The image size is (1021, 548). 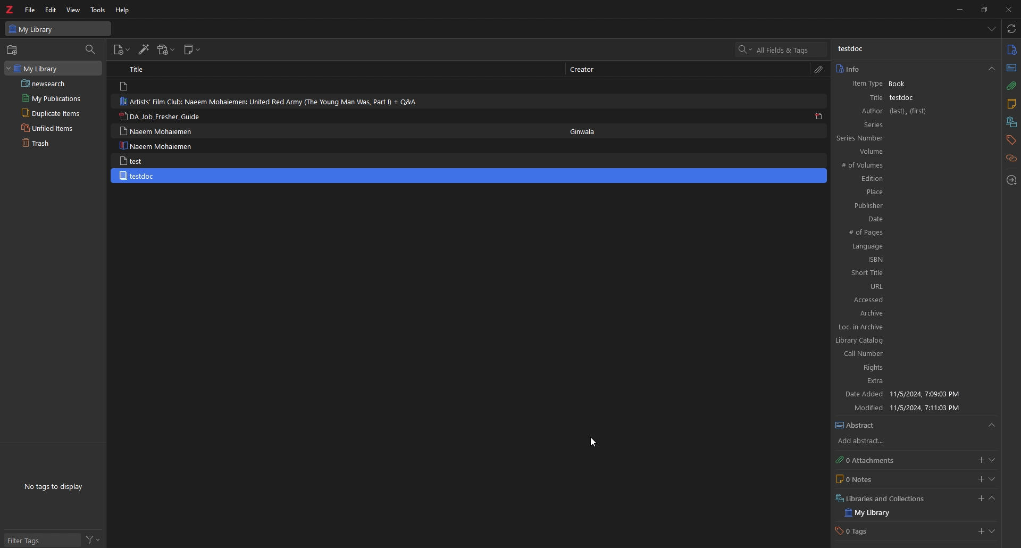 I want to click on 0 Notes, so click(x=875, y=479).